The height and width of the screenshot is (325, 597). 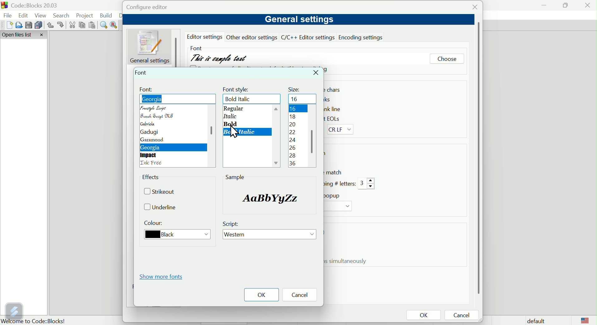 I want to click on cursor, so click(x=235, y=133).